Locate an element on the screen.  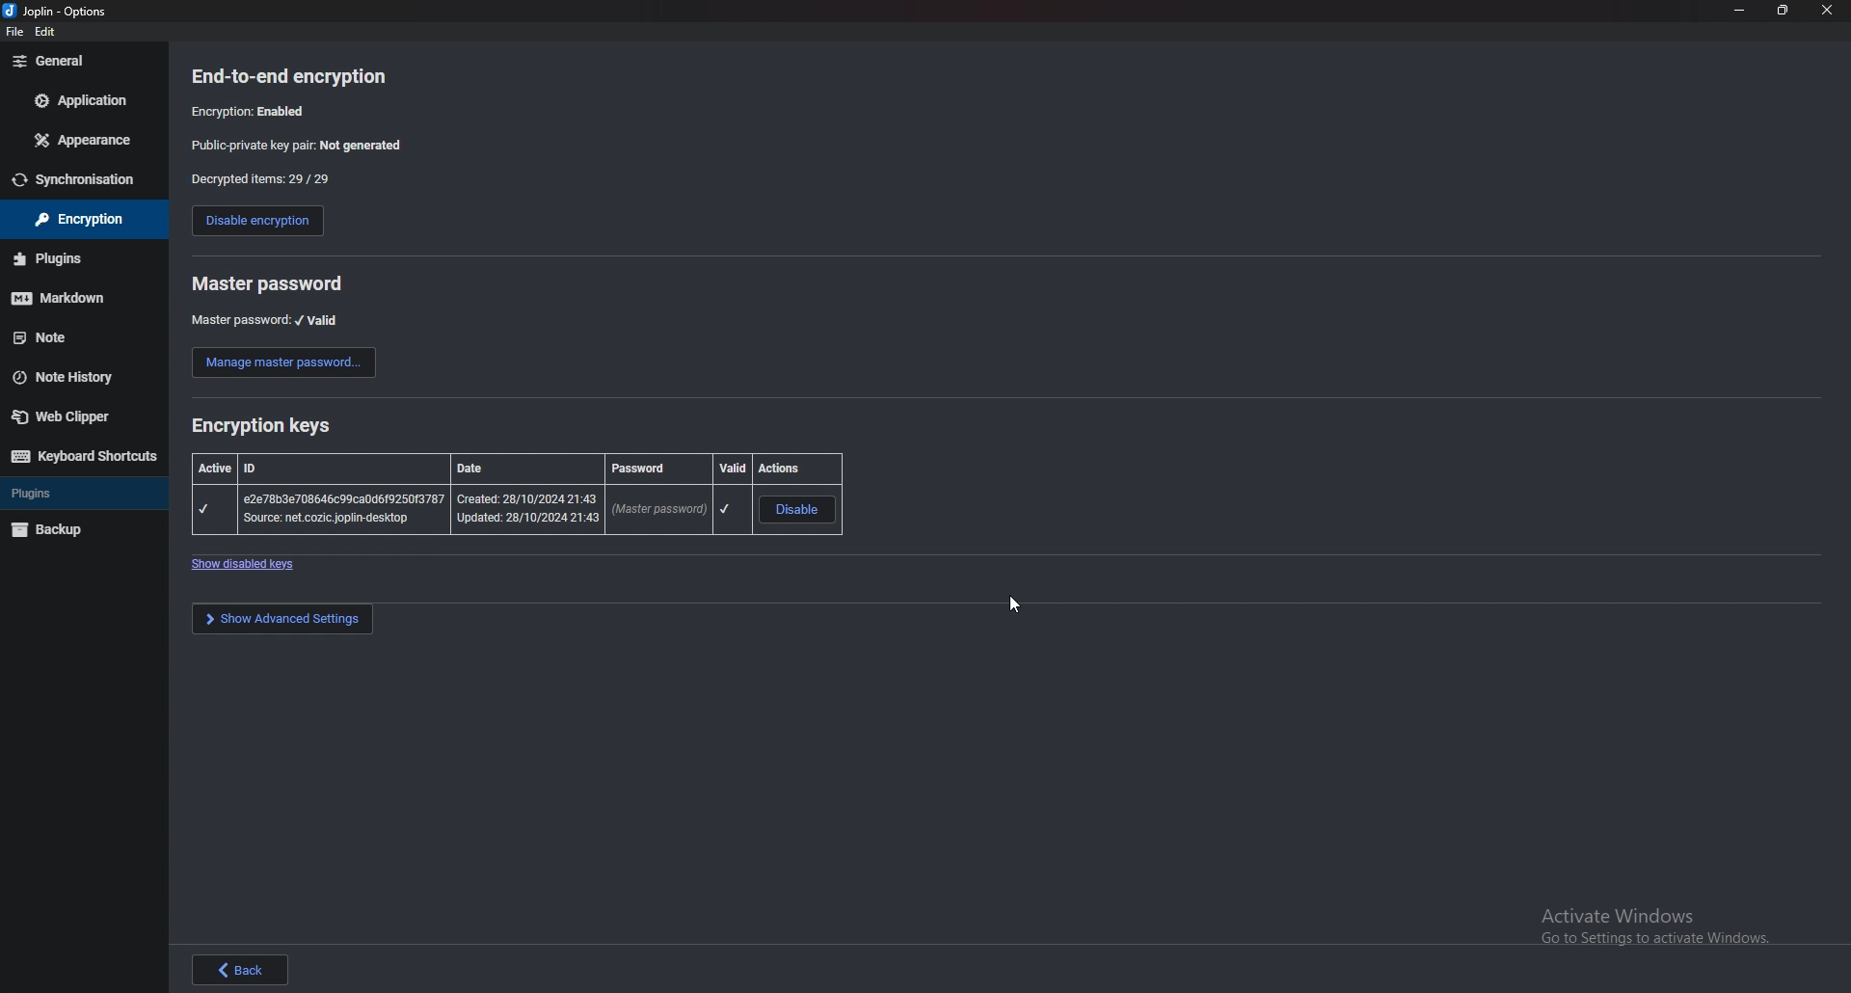
 is located at coordinates (81, 99).